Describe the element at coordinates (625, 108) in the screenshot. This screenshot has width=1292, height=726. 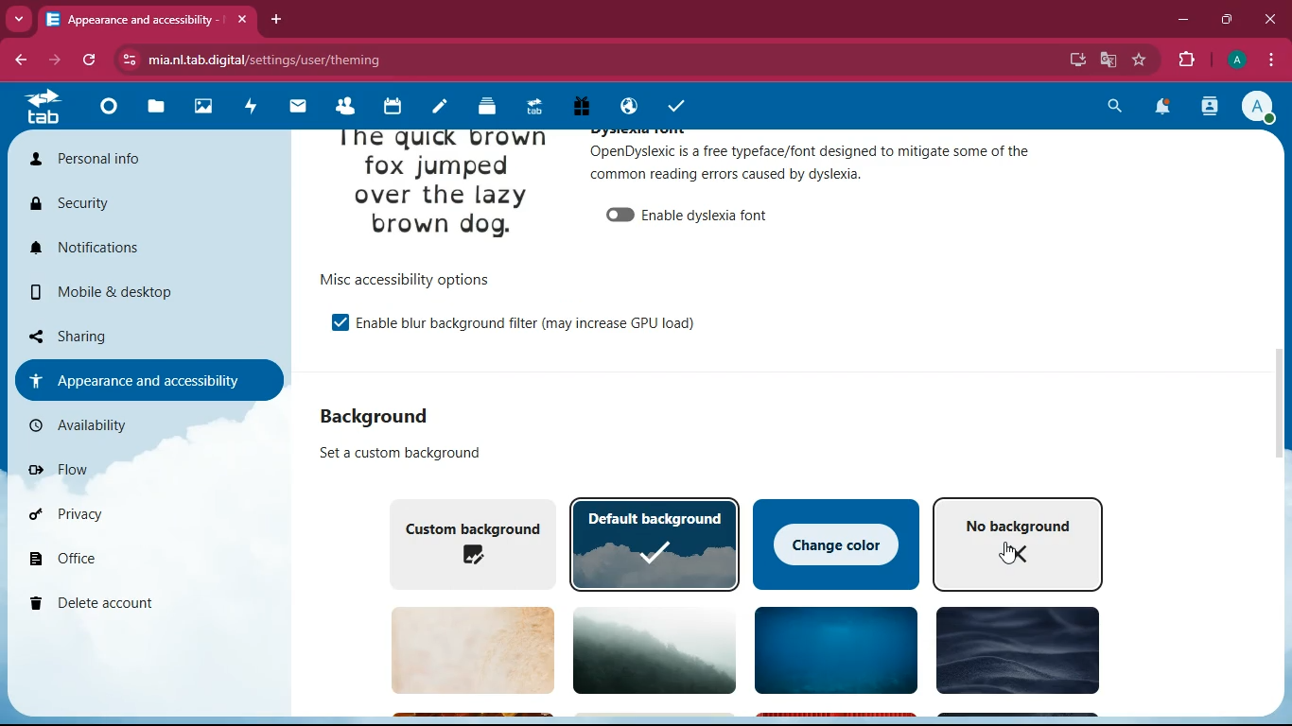
I see `public` at that location.